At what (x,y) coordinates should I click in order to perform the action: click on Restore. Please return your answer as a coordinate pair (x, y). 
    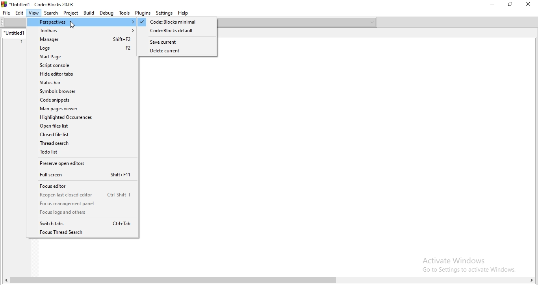
    Looking at the image, I should click on (511, 5).